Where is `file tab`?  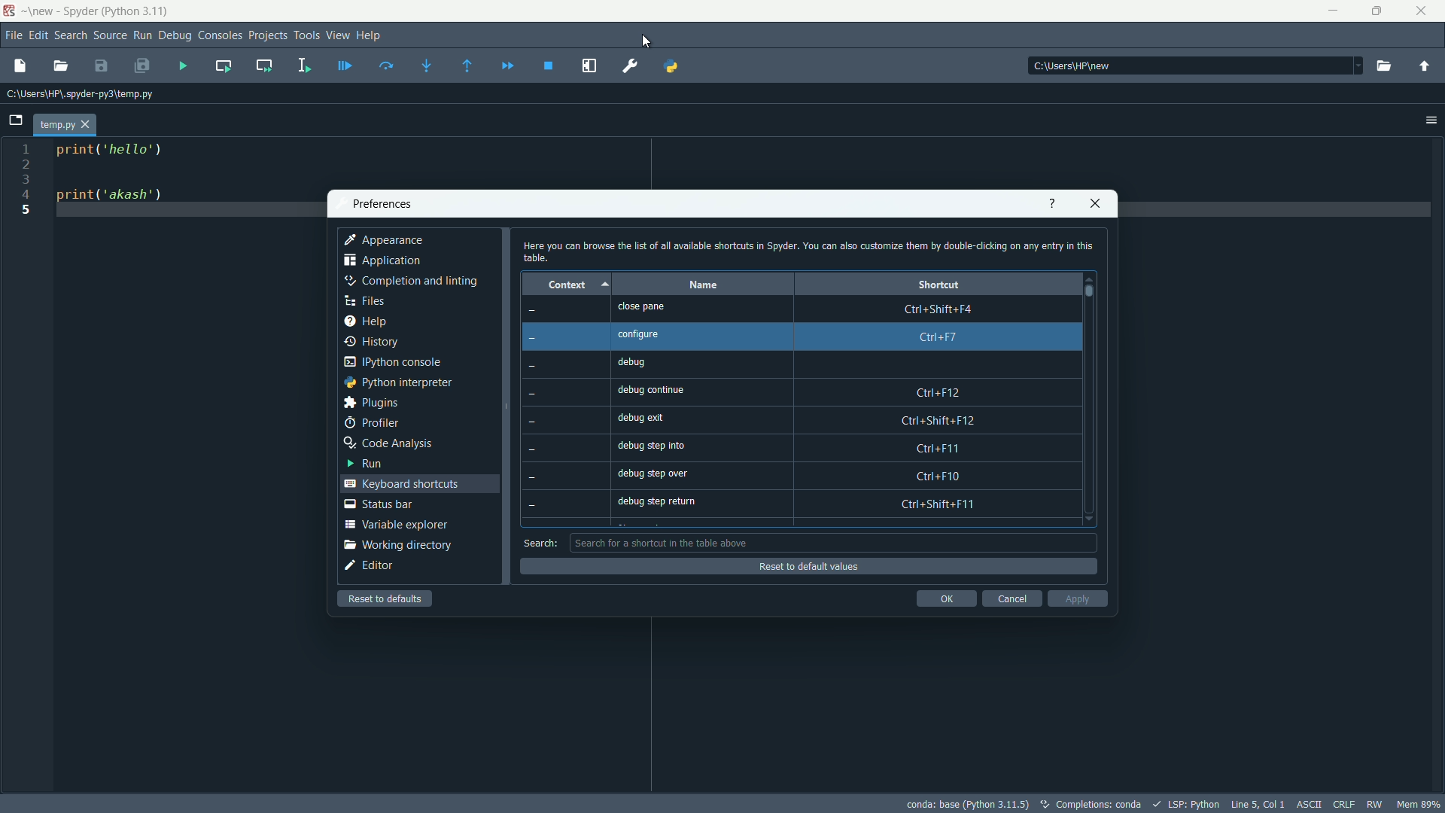 file tab is located at coordinates (64, 125).